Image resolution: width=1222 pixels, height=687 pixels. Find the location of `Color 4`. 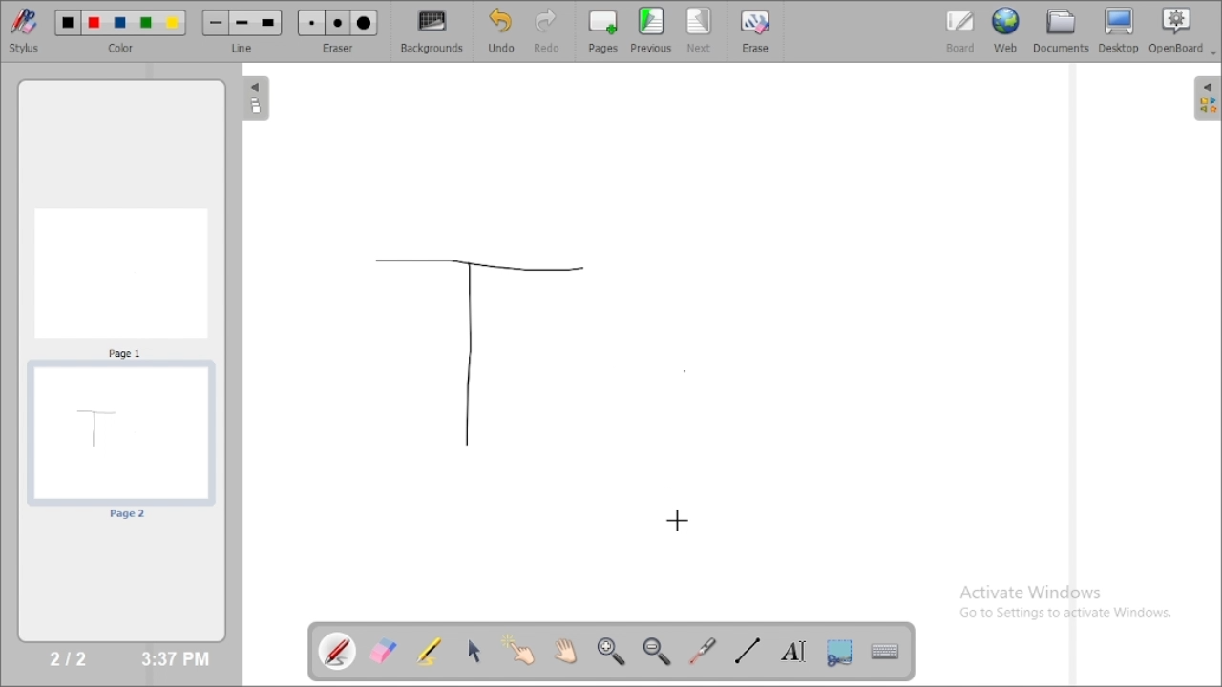

Color 4 is located at coordinates (146, 24).